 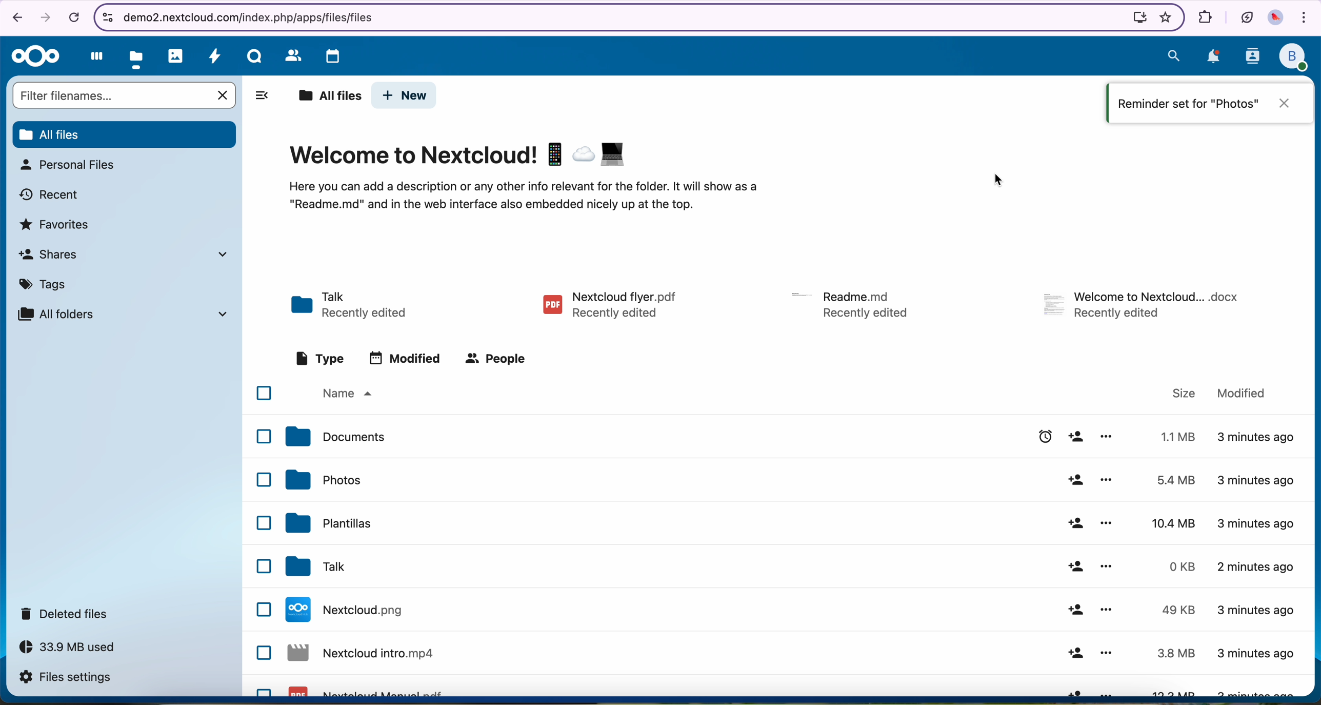 What do you see at coordinates (1076, 690) in the screenshot?
I see `share` at bounding box center [1076, 690].